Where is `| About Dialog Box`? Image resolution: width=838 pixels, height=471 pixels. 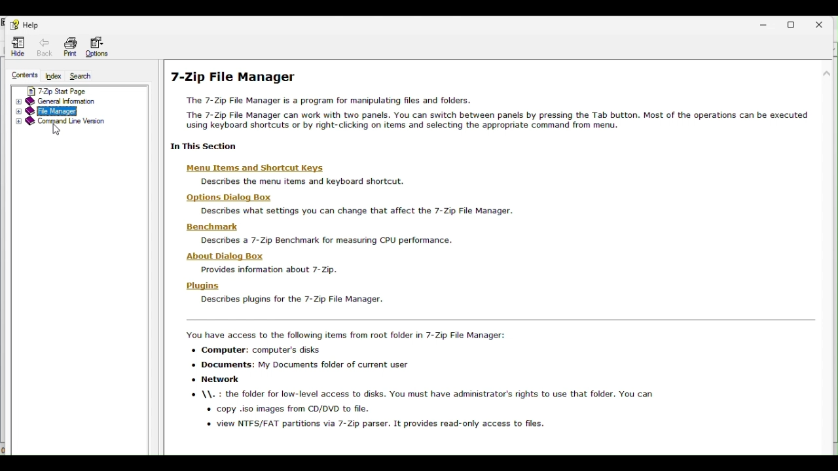 | About Dialog Box is located at coordinates (227, 256).